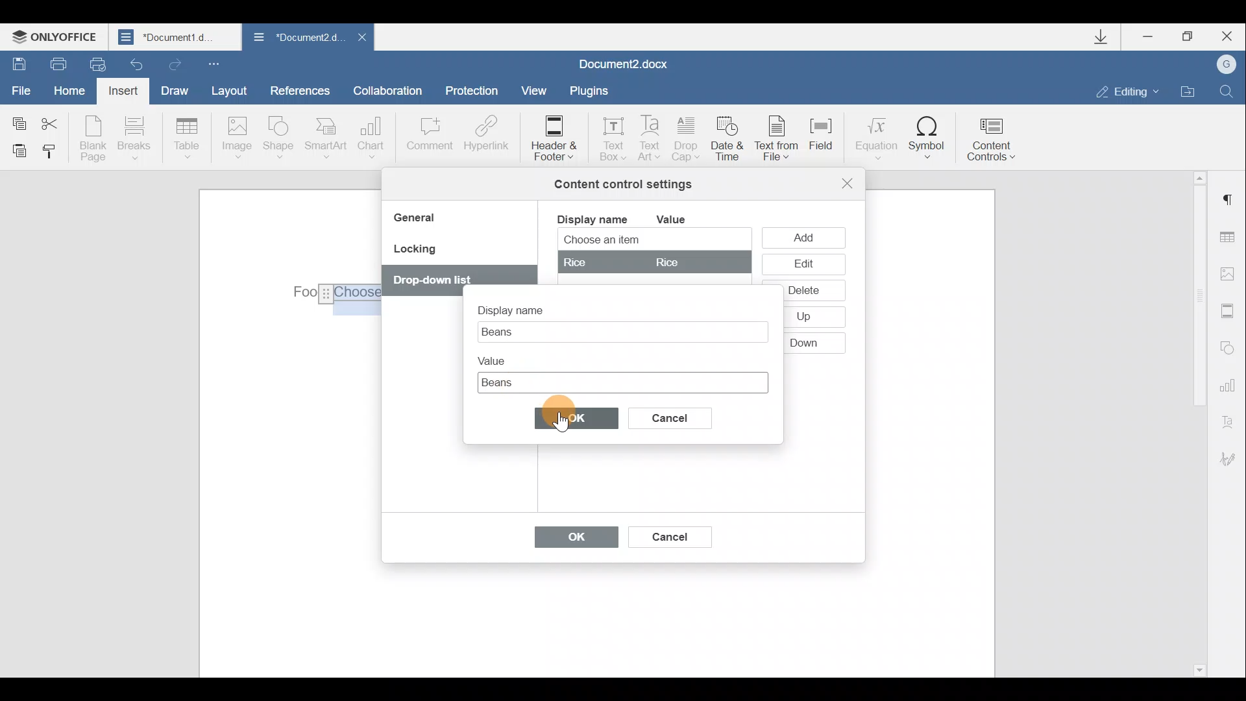  Describe the element at coordinates (807, 237) in the screenshot. I see `Add` at that location.